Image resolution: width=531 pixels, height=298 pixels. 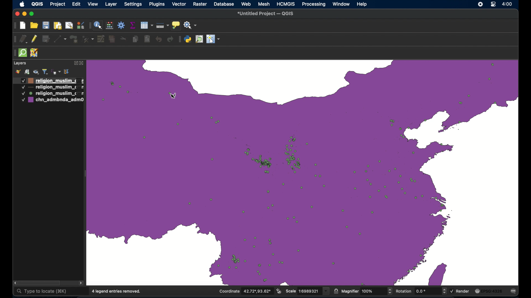 I want to click on vertex tool, so click(x=87, y=39).